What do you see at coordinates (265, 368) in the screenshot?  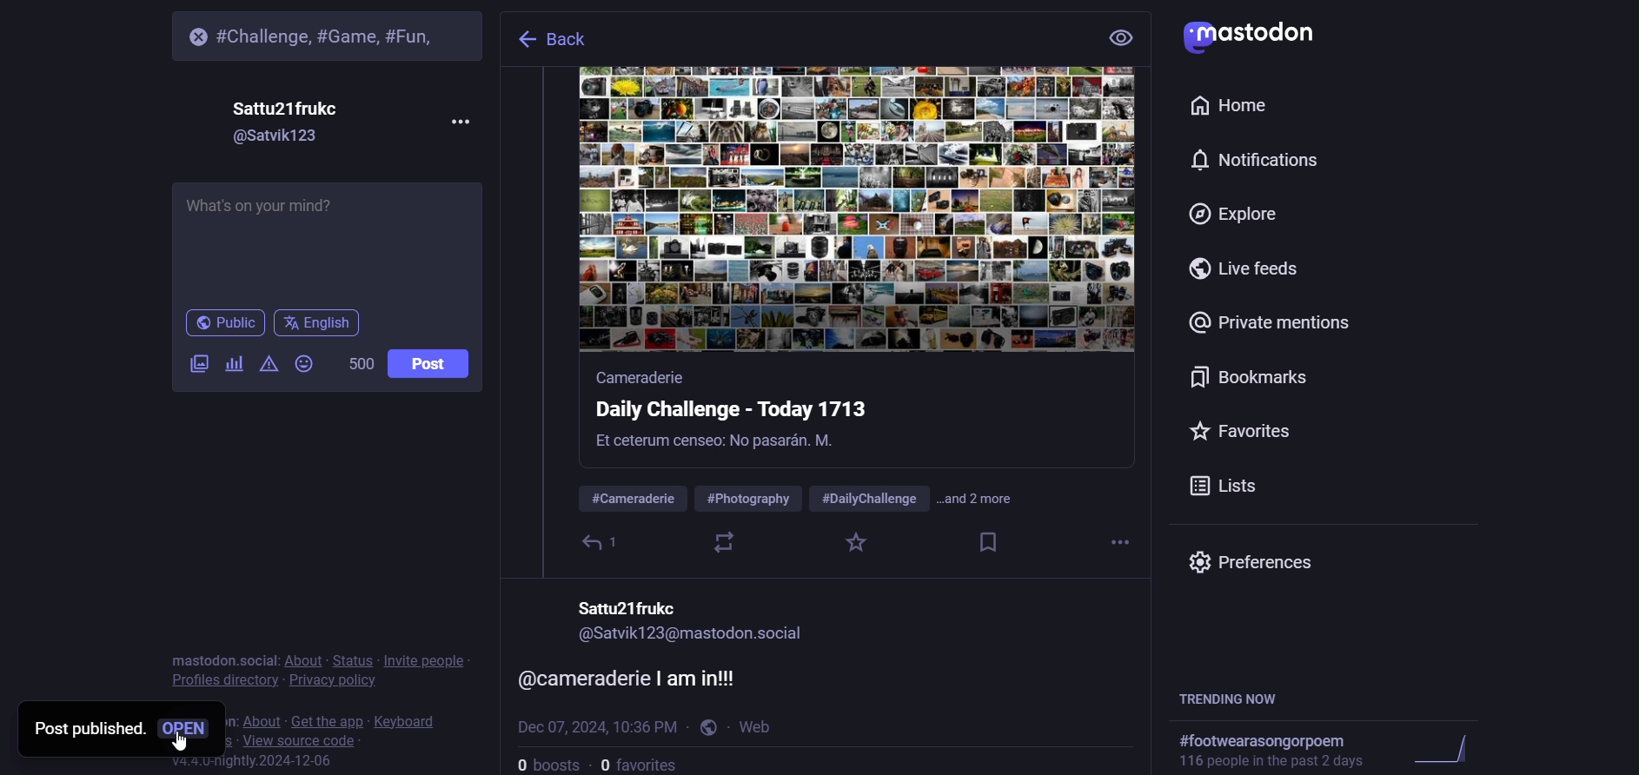 I see `content warning` at bounding box center [265, 368].